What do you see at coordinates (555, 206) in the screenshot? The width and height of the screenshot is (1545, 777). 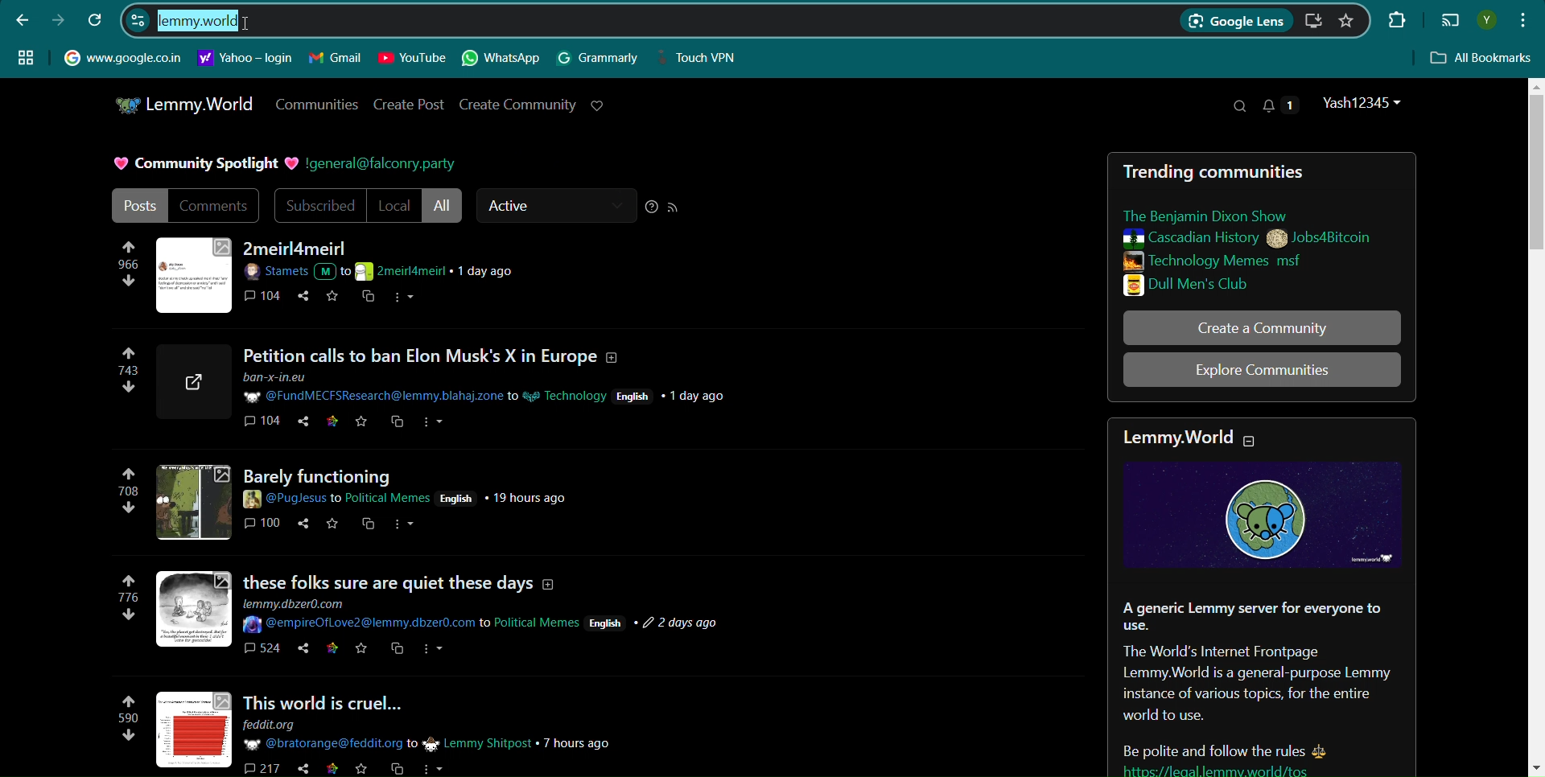 I see `Active` at bounding box center [555, 206].